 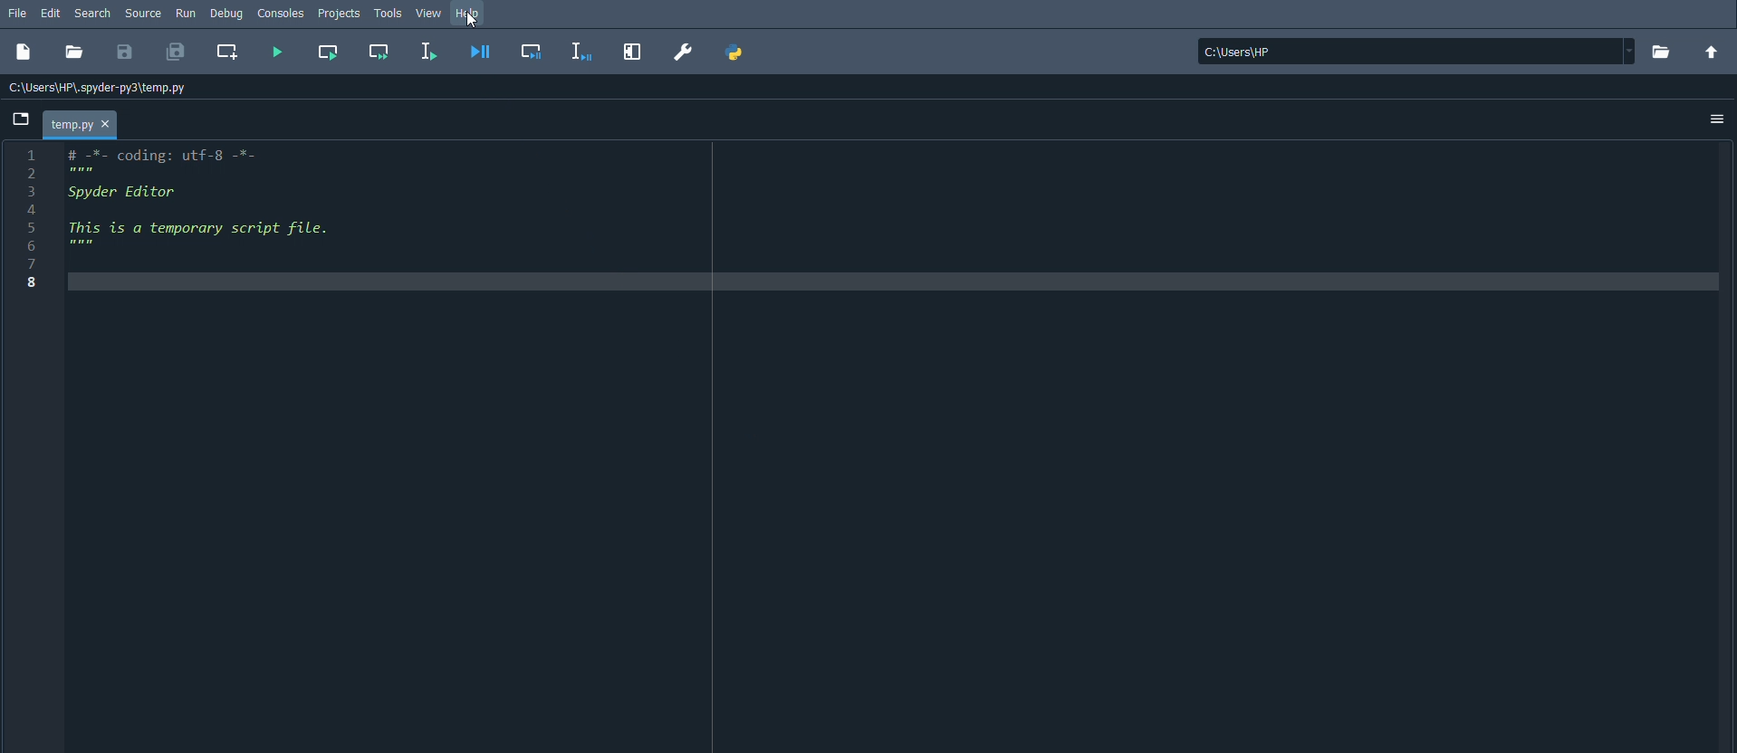 What do you see at coordinates (281, 14) in the screenshot?
I see `Consoles` at bounding box center [281, 14].